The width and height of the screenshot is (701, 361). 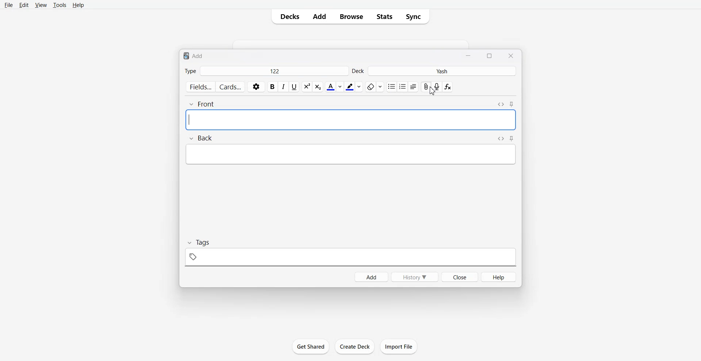 I want to click on Yash, so click(x=443, y=71).